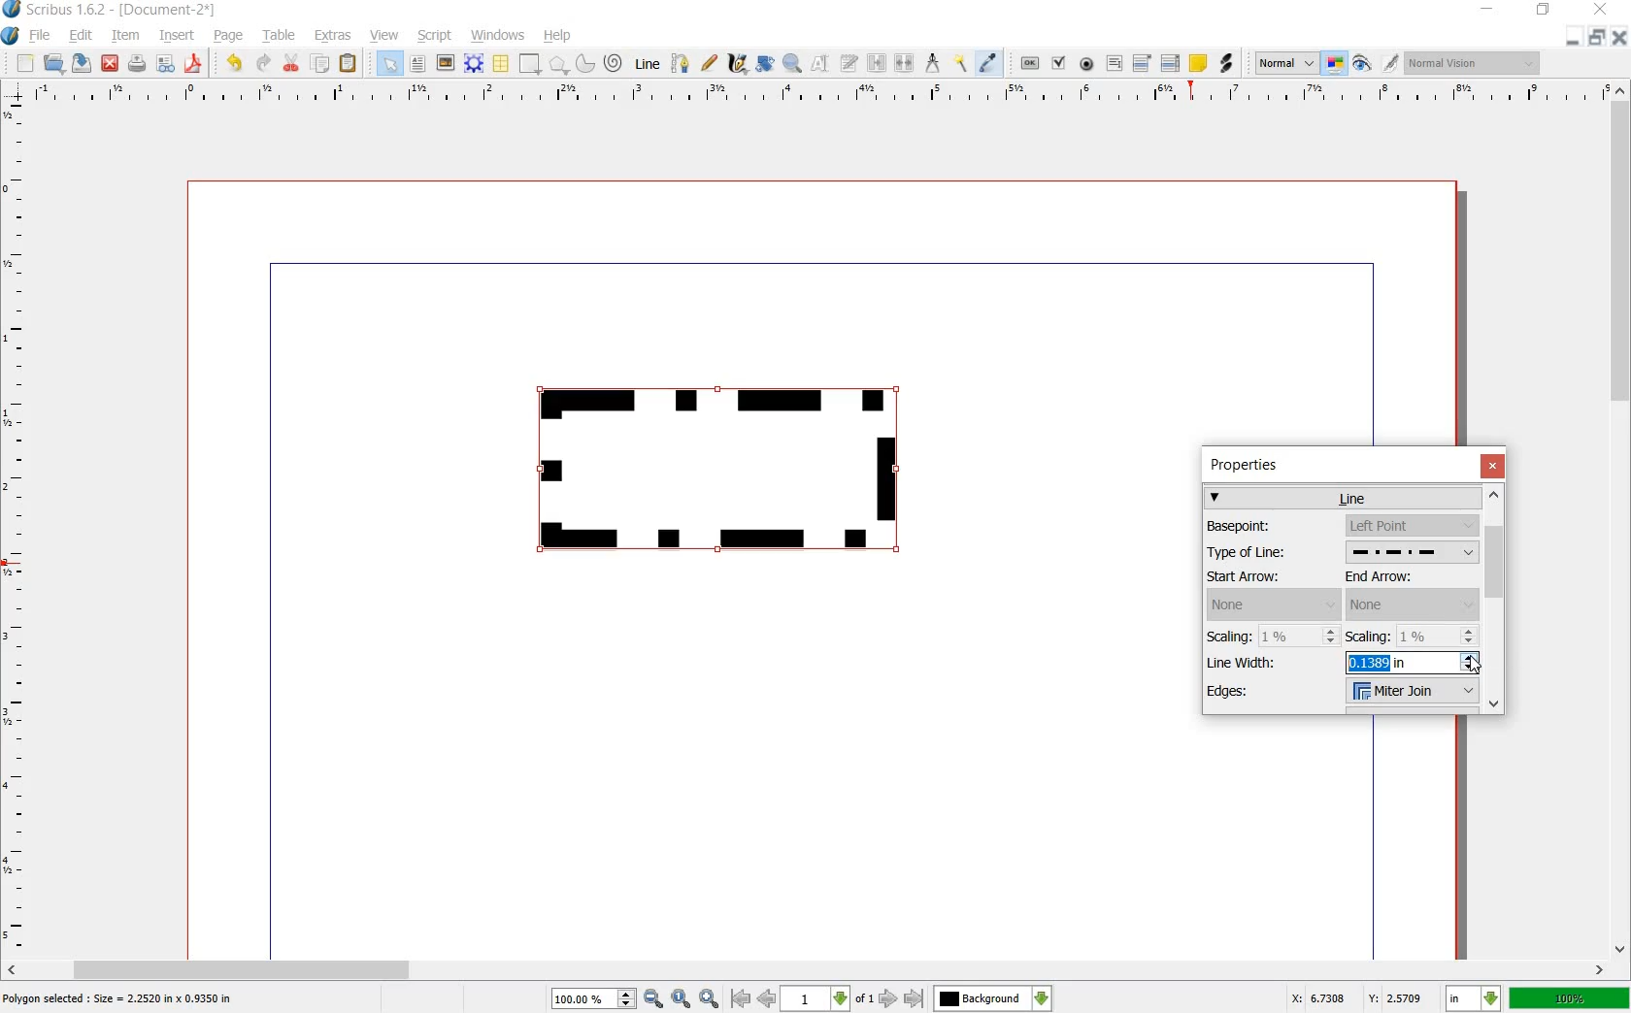 The width and height of the screenshot is (1631, 1013). Describe the element at coordinates (137, 64) in the screenshot. I see `PRINT` at that location.